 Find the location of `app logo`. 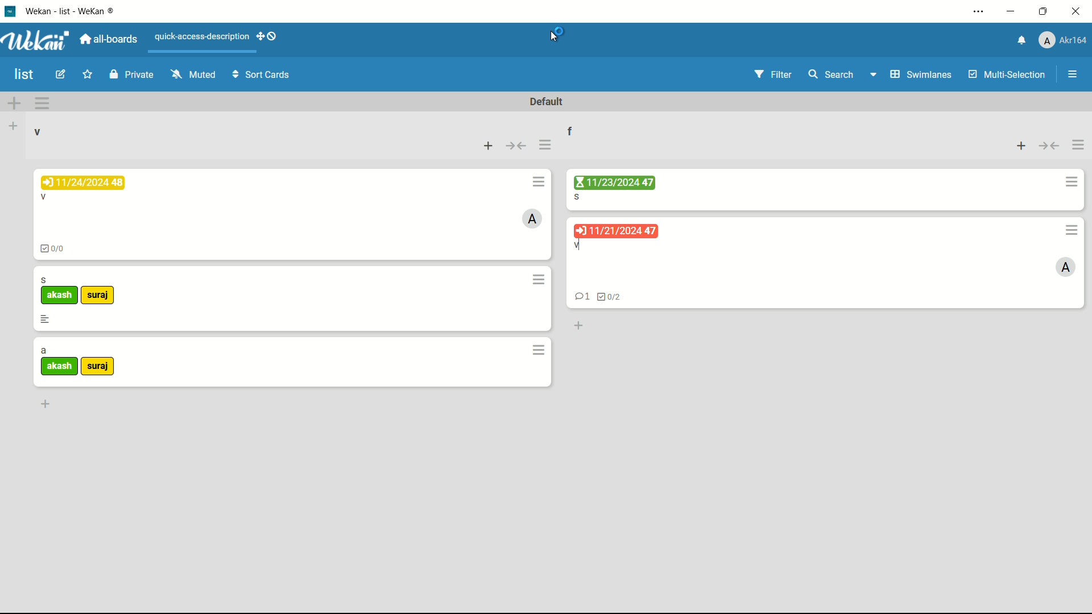

app logo is located at coordinates (37, 40).